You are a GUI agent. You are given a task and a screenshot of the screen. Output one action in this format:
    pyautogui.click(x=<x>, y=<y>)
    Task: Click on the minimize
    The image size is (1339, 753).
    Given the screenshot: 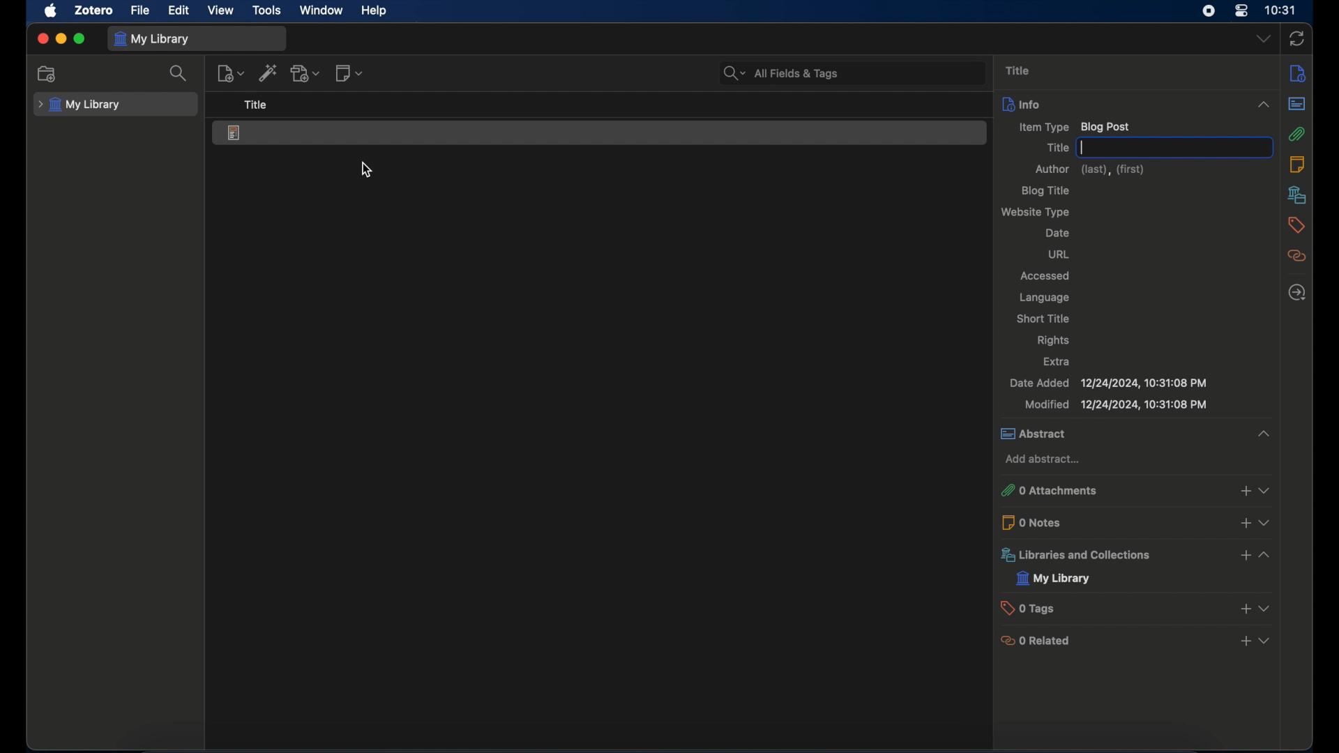 What is the action you would take?
    pyautogui.click(x=60, y=40)
    